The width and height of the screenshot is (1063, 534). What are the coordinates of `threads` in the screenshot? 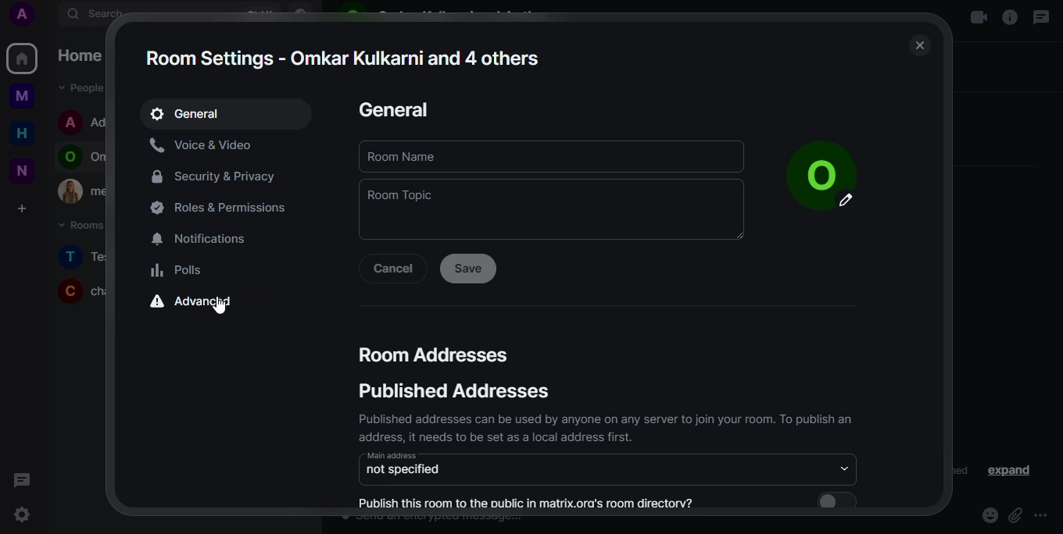 It's located at (25, 482).